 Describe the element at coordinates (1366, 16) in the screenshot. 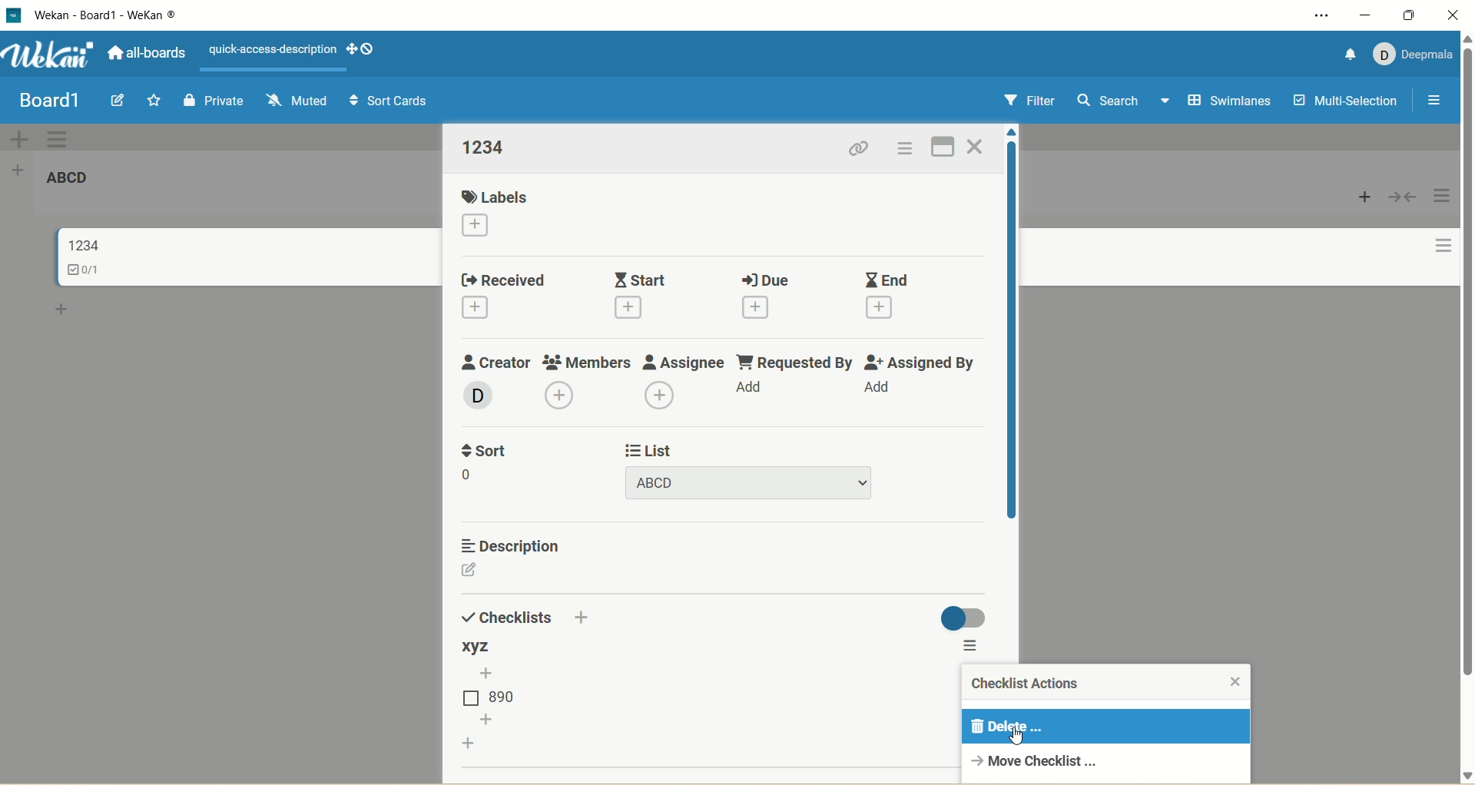

I see `minimize` at that location.